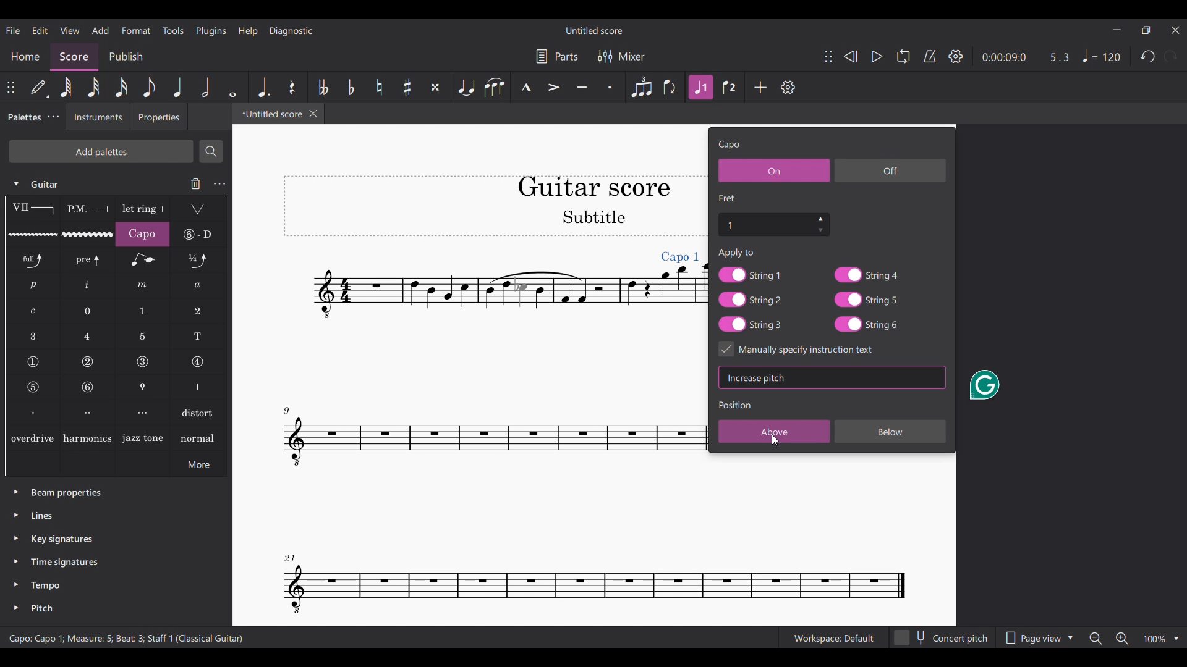 Image resolution: width=1187 pixels, height=667 pixels. I want to click on String 4 toggle, so click(866, 274).